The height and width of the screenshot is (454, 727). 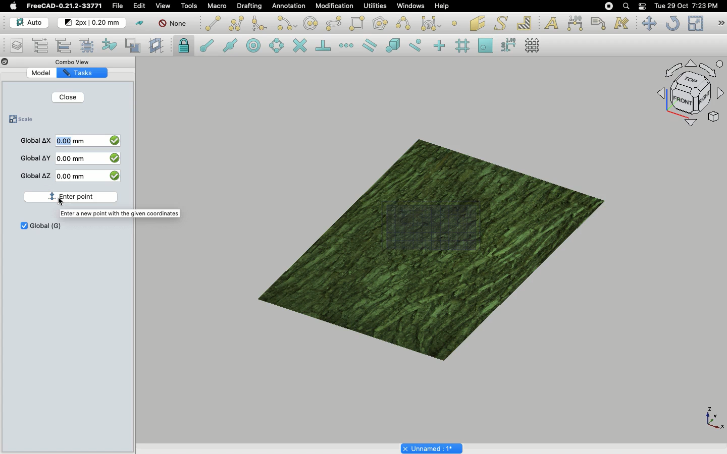 What do you see at coordinates (252, 46) in the screenshot?
I see `Snap center` at bounding box center [252, 46].